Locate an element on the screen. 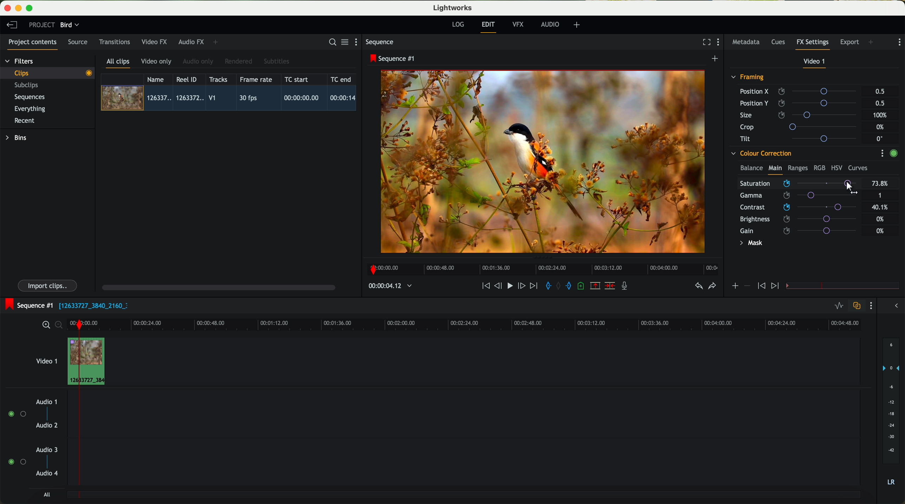  icon is located at coordinates (760, 286).